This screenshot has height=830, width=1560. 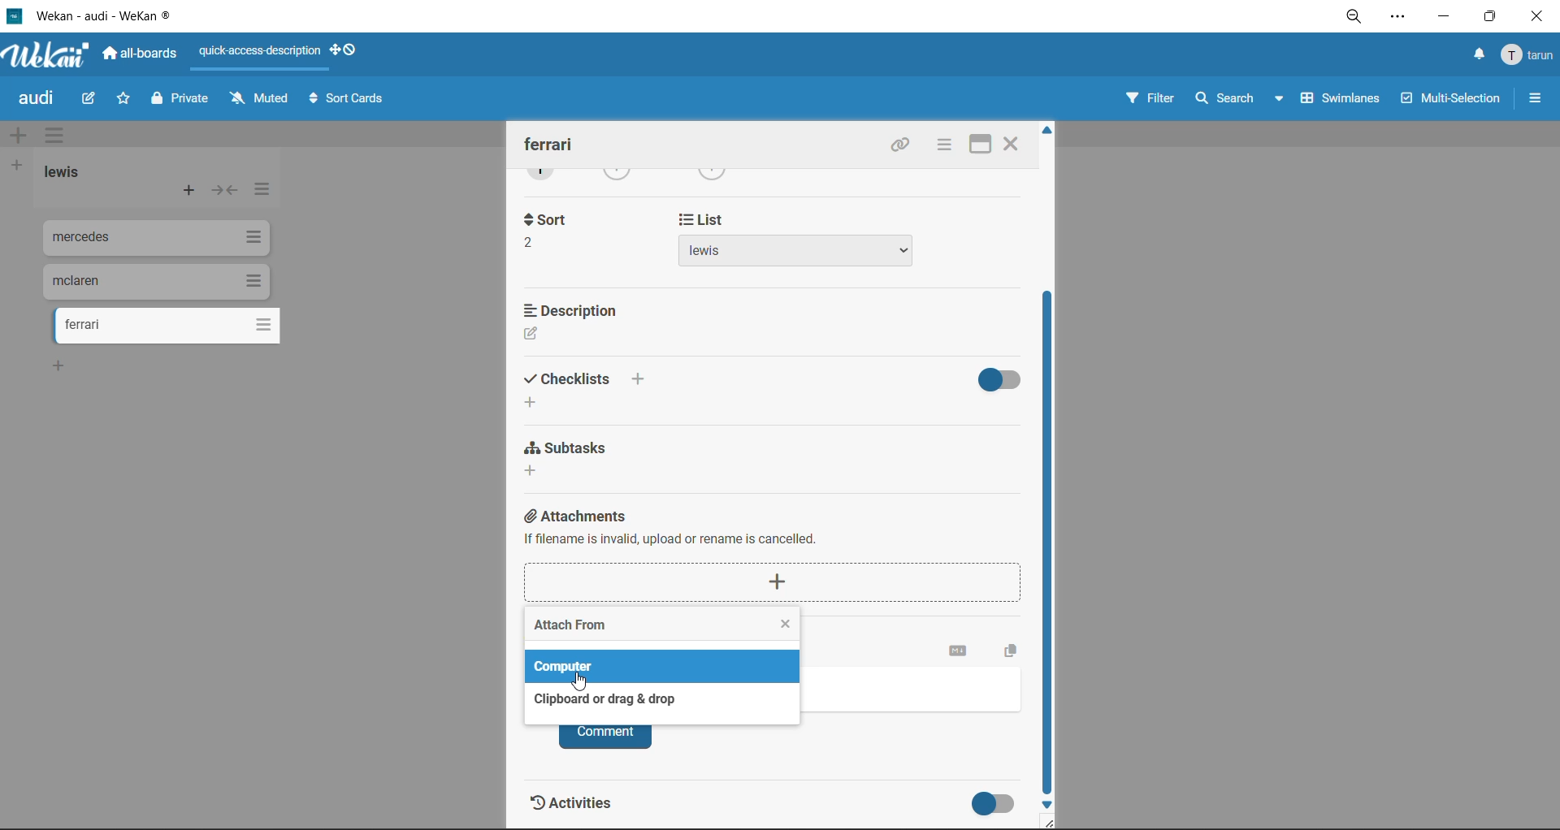 What do you see at coordinates (570, 628) in the screenshot?
I see `attach from` at bounding box center [570, 628].